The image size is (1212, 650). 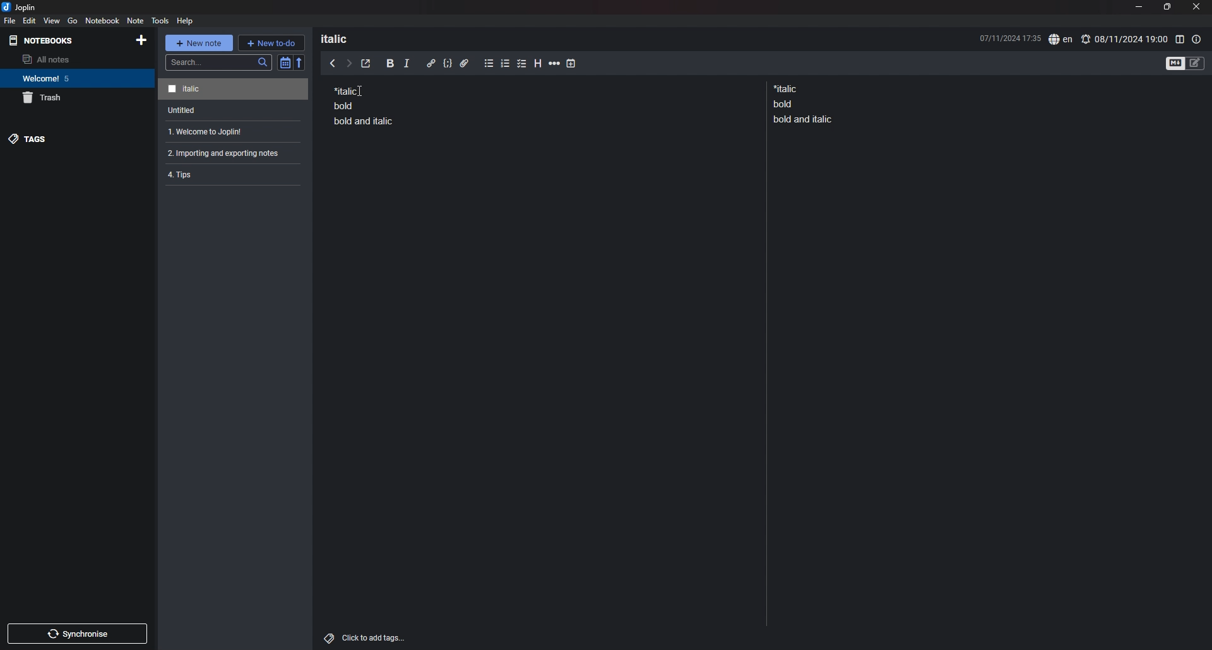 What do you see at coordinates (186, 20) in the screenshot?
I see `help` at bounding box center [186, 20].